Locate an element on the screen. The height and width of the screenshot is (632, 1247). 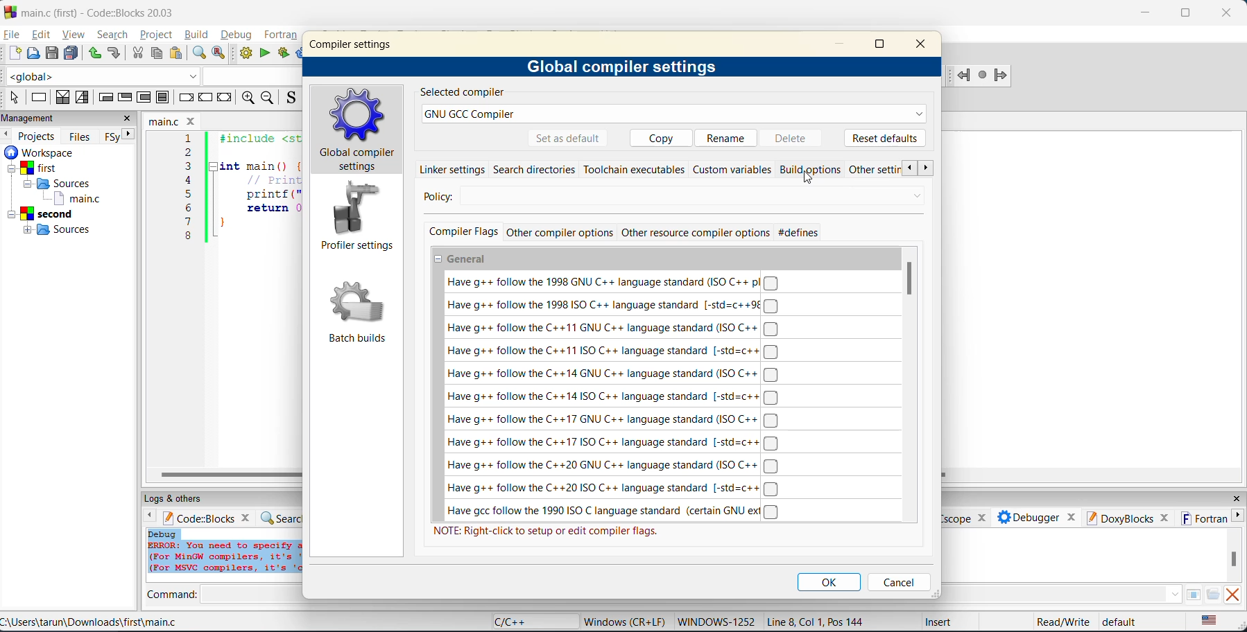
C/C++ is located at coordinates (517, 621).